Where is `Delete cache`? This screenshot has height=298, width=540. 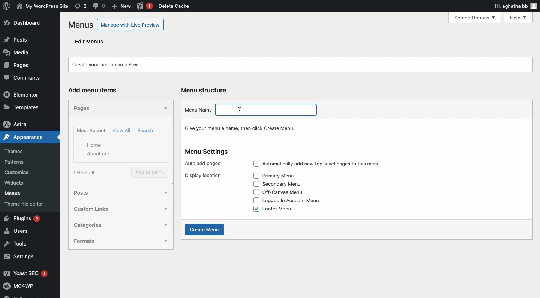
Delete cache is located at coordinates (174, 6).